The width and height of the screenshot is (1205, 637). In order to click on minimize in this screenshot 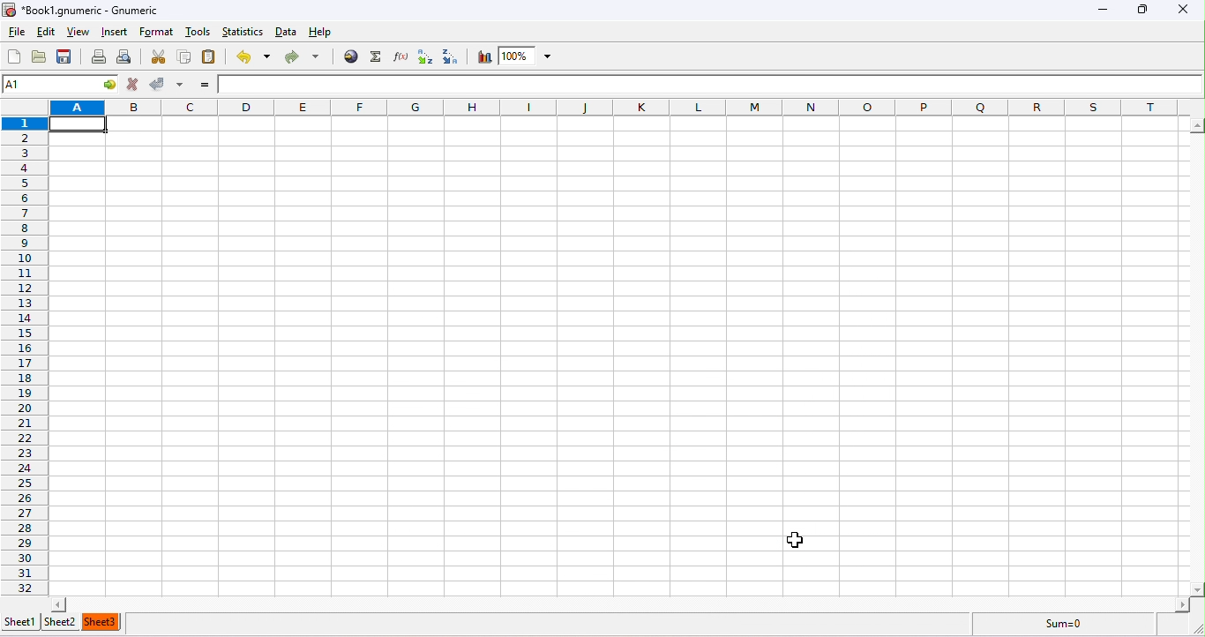, I will do `click(1104, 10)`.